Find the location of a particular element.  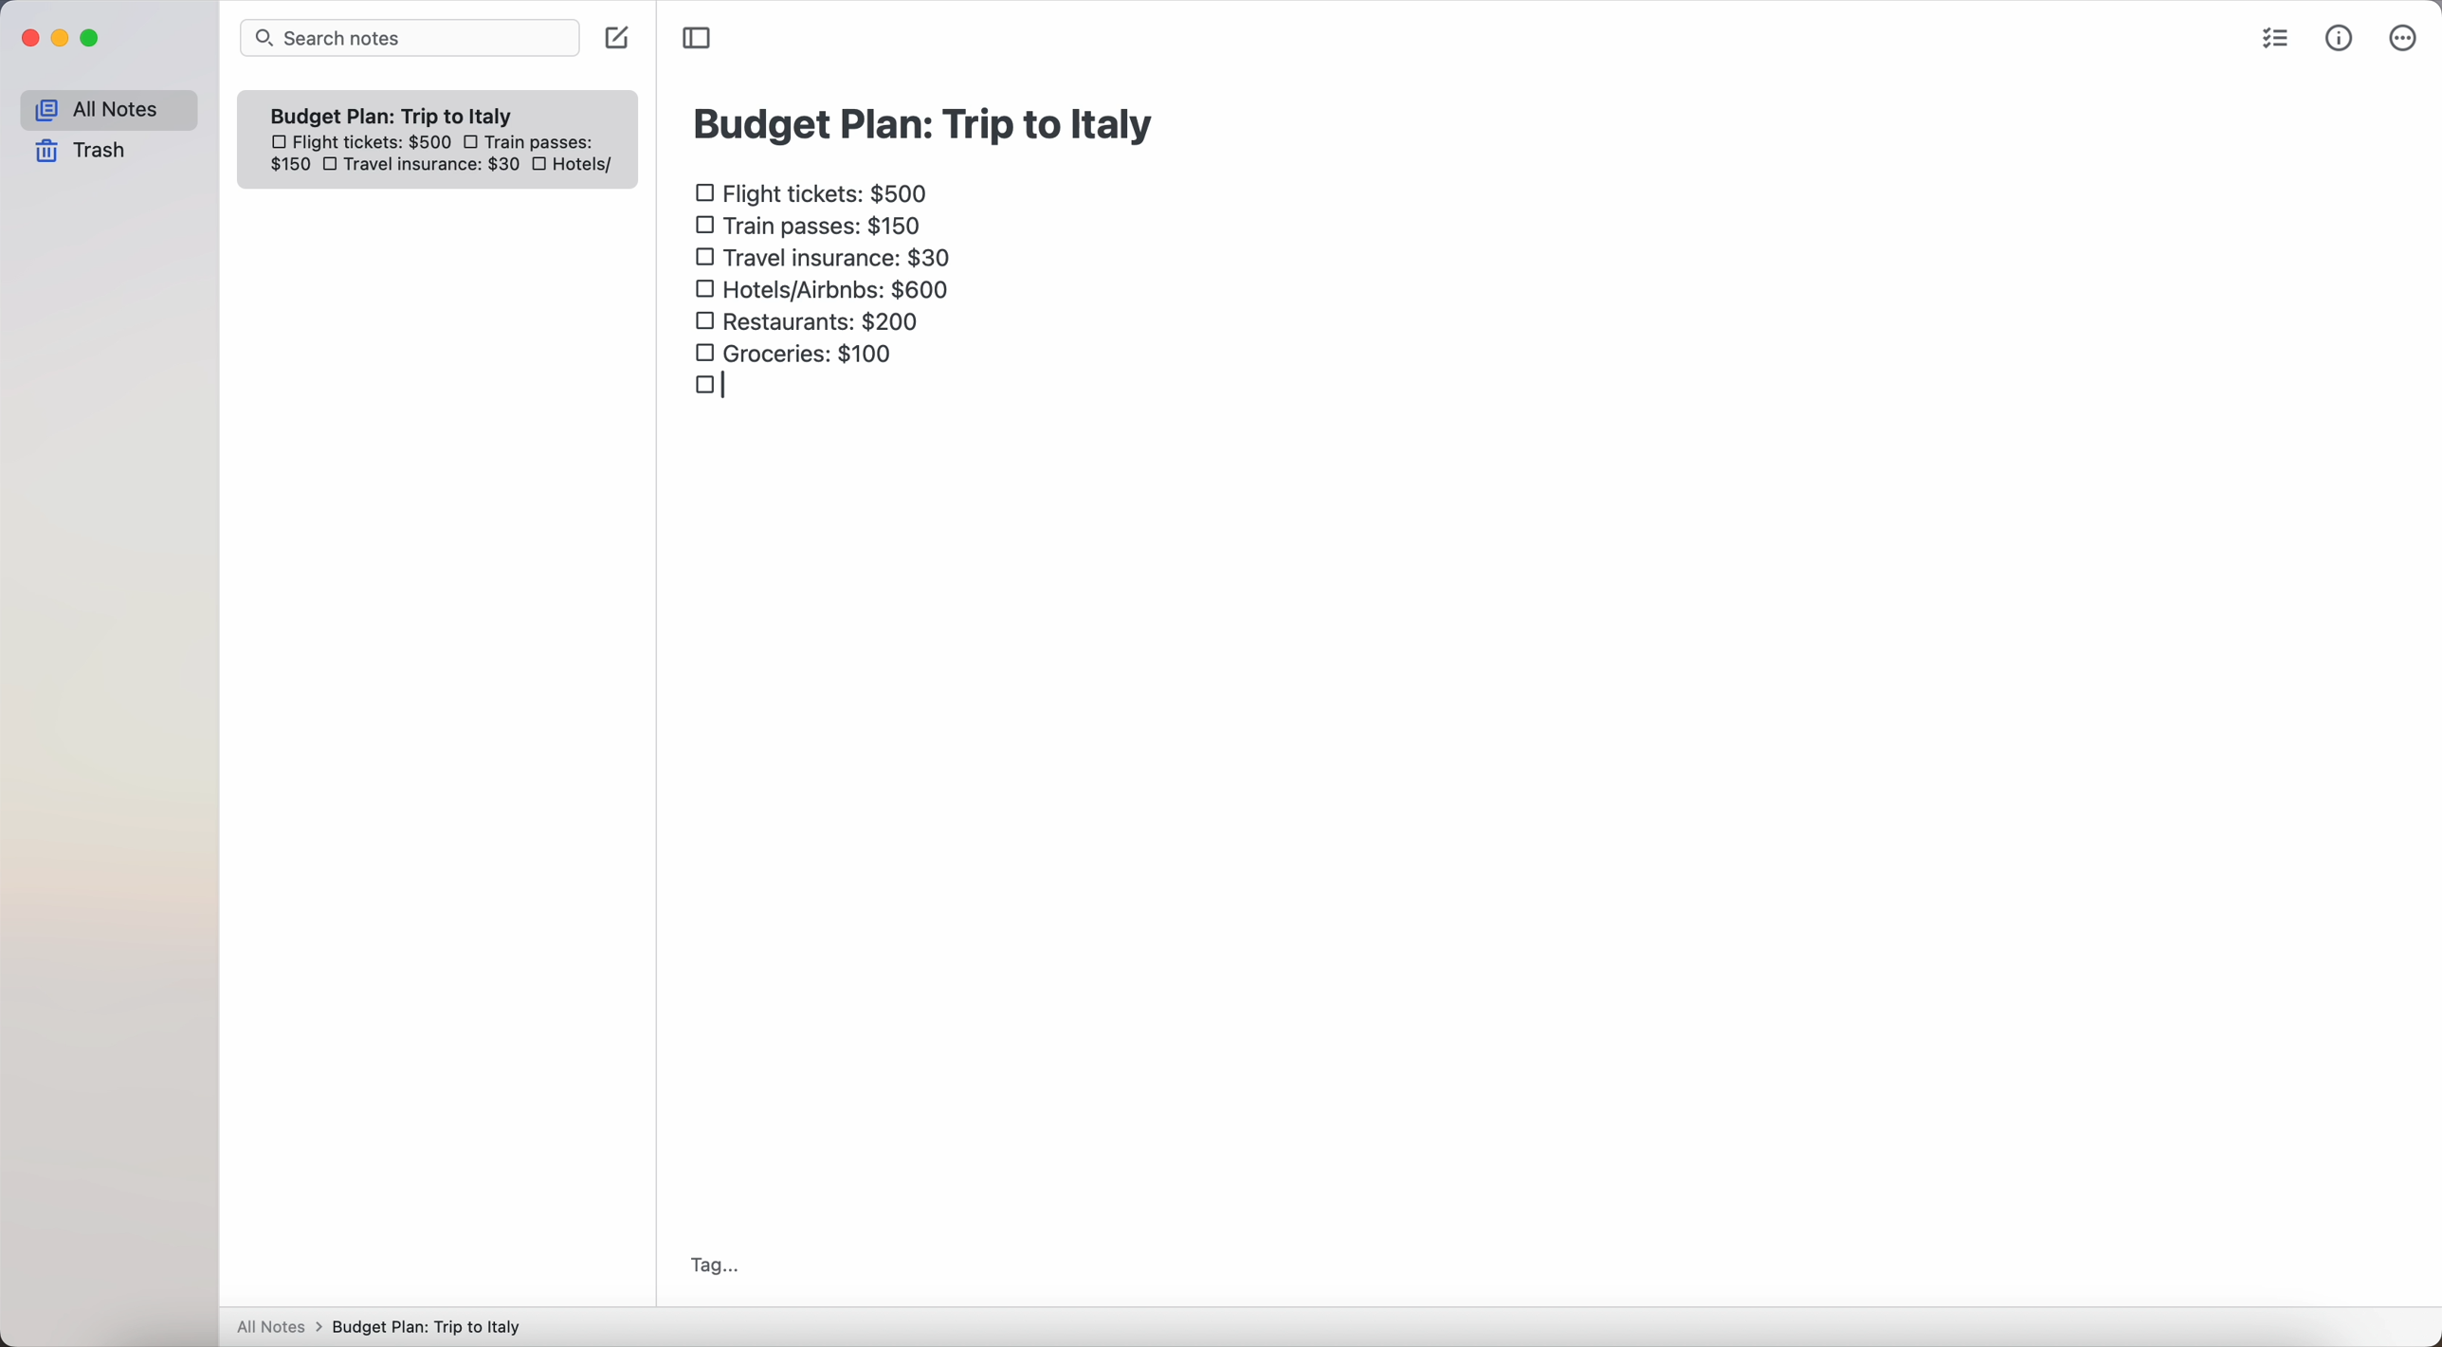

travel insurance: $30 checkbox is located at coordinates (826, 257).